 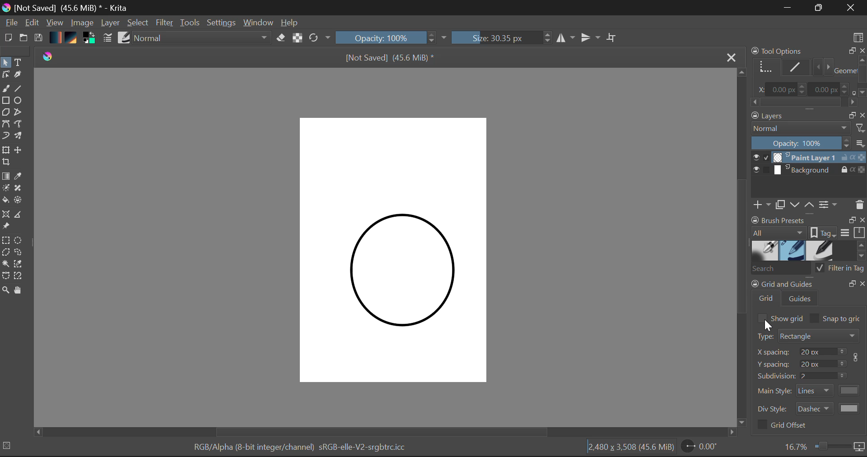 I want to click on Multibrush Tool, so click(x=22, y=138).